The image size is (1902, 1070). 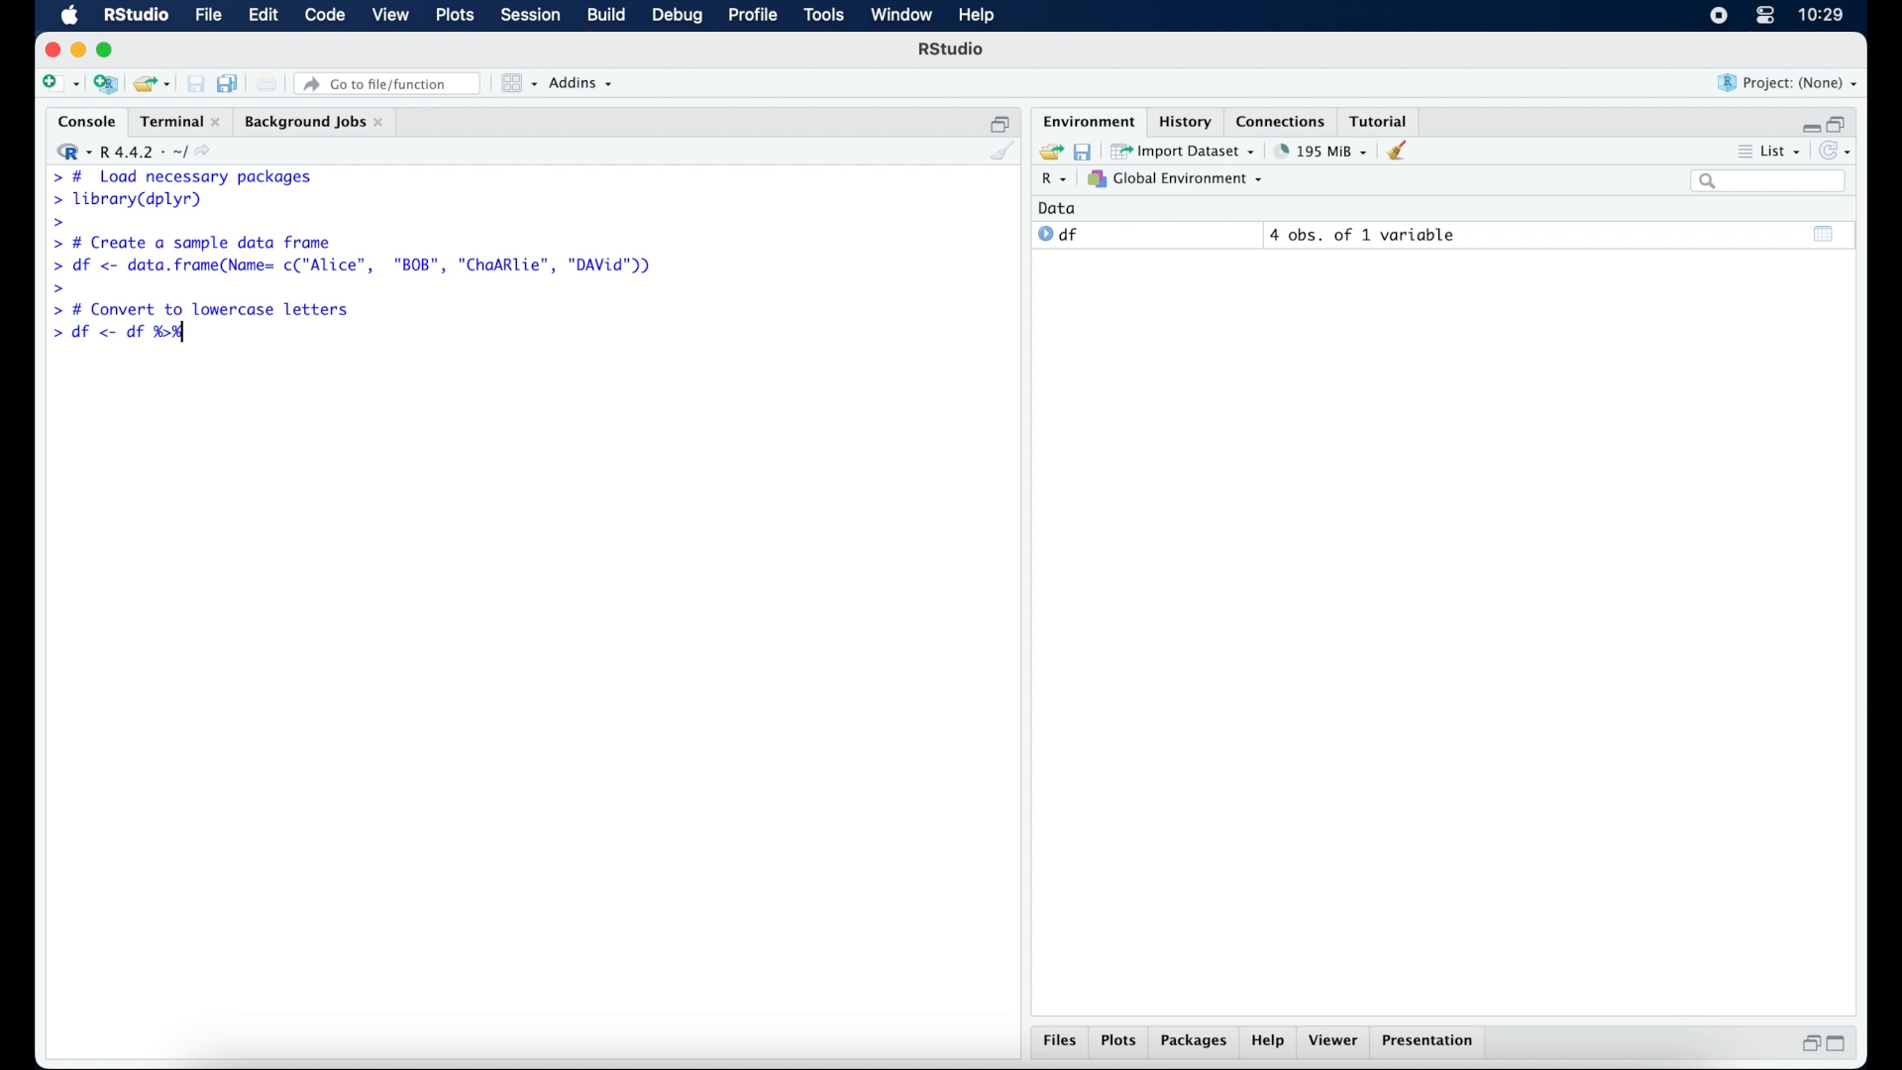 What do you see at coordinates (180, 175) in the screenshot?
I see `> # Load necessary packages|` at bounding box center [180, 175].